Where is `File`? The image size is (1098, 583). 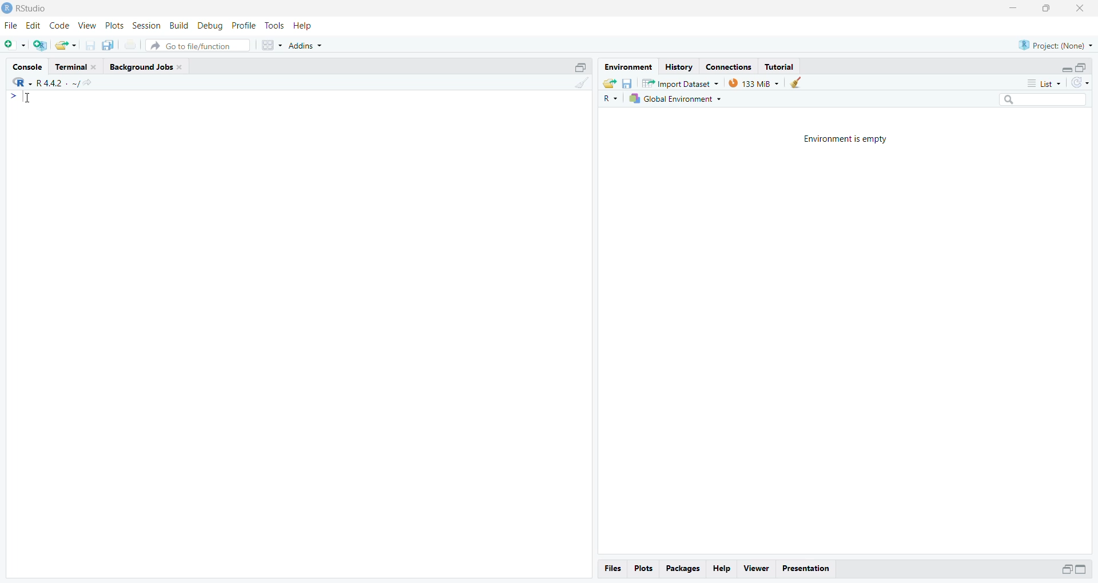 File is located at coordinates (11, 27).